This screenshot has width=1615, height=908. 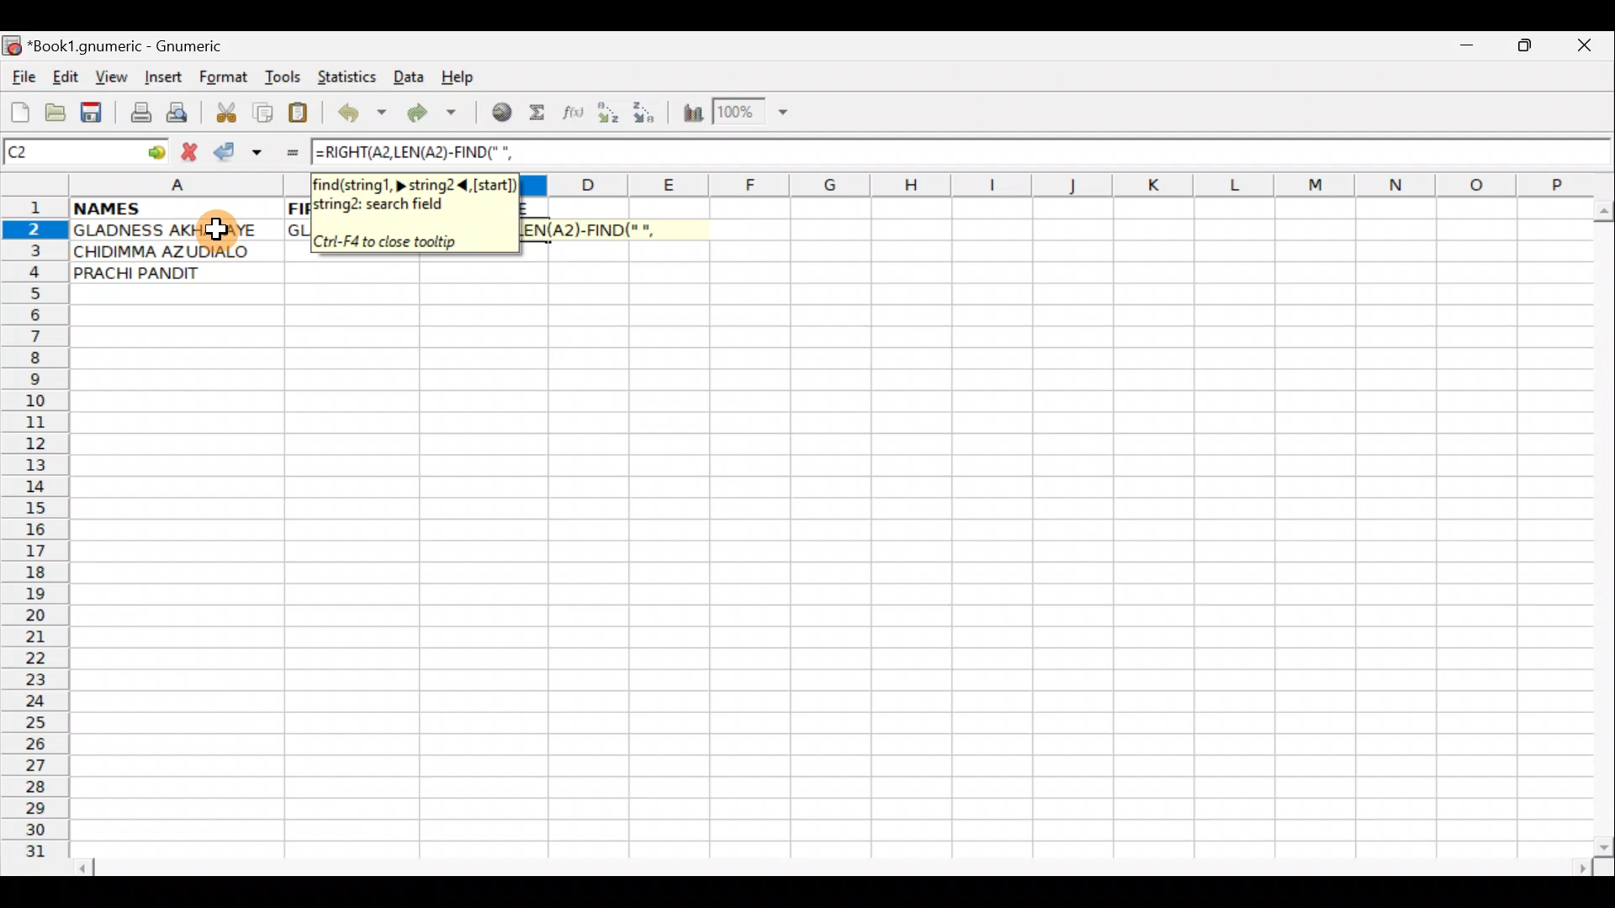 I want to click on Statistics, so click(x=352, y=76).